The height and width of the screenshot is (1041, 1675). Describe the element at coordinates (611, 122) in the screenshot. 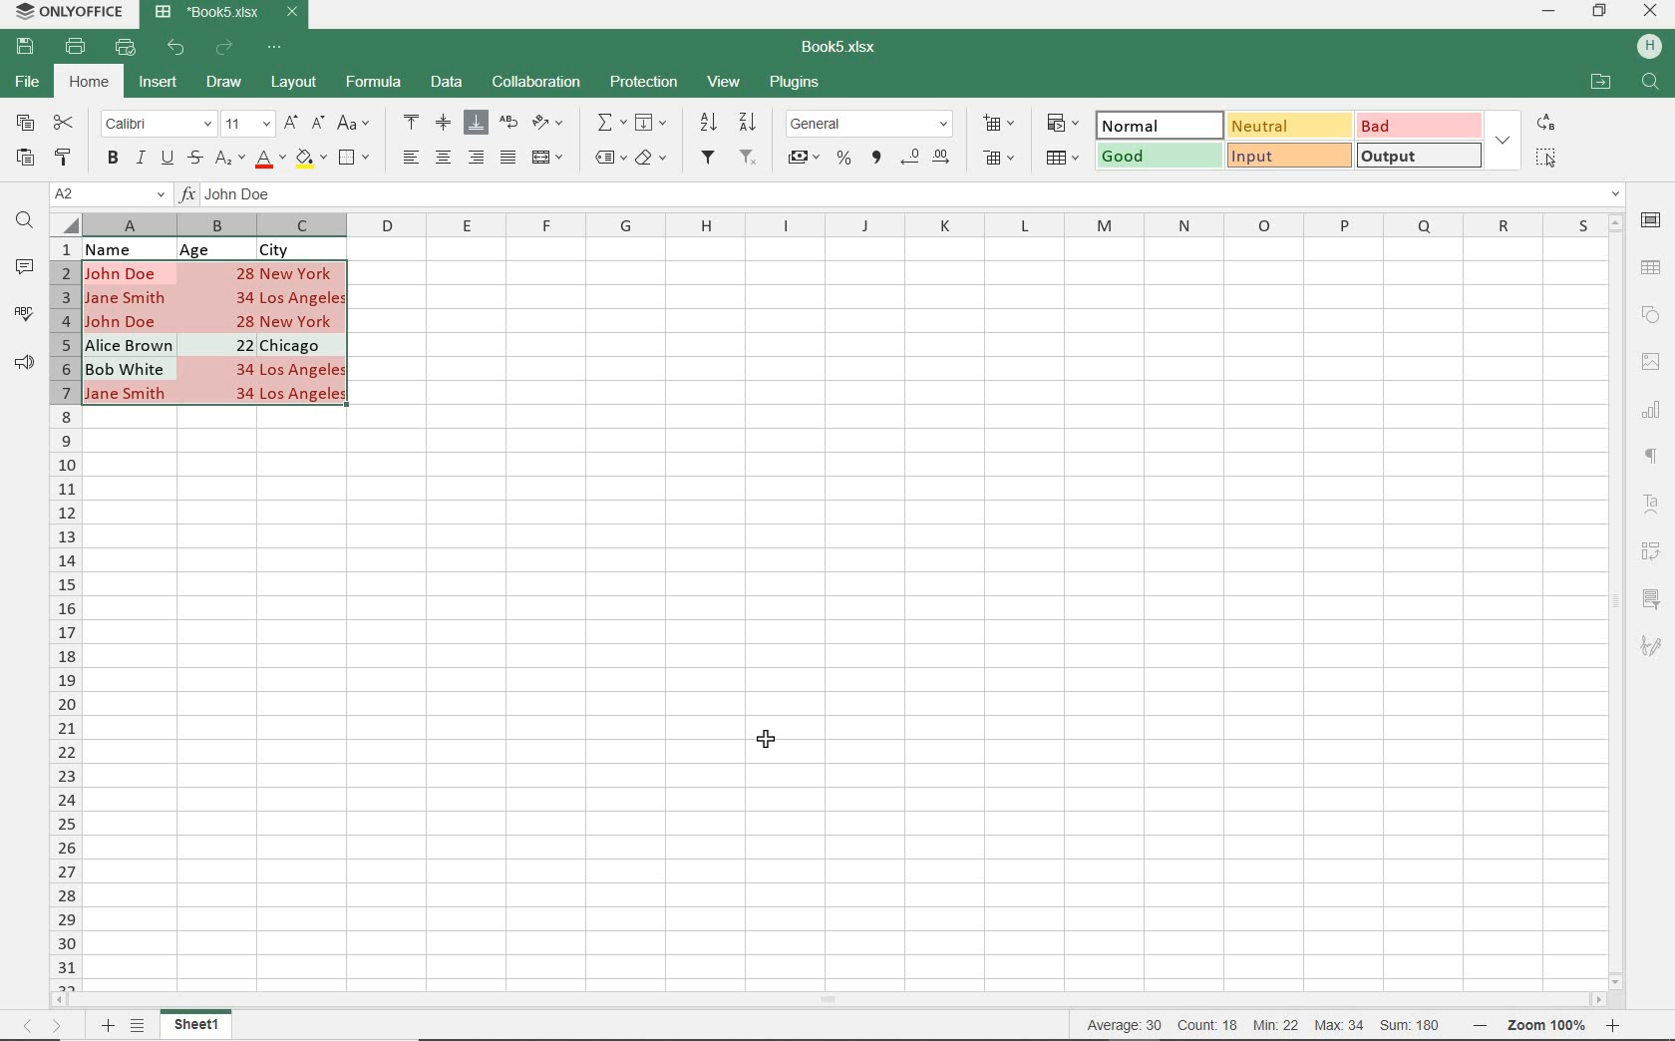

I see `INSERT FUNCTION` at that location.